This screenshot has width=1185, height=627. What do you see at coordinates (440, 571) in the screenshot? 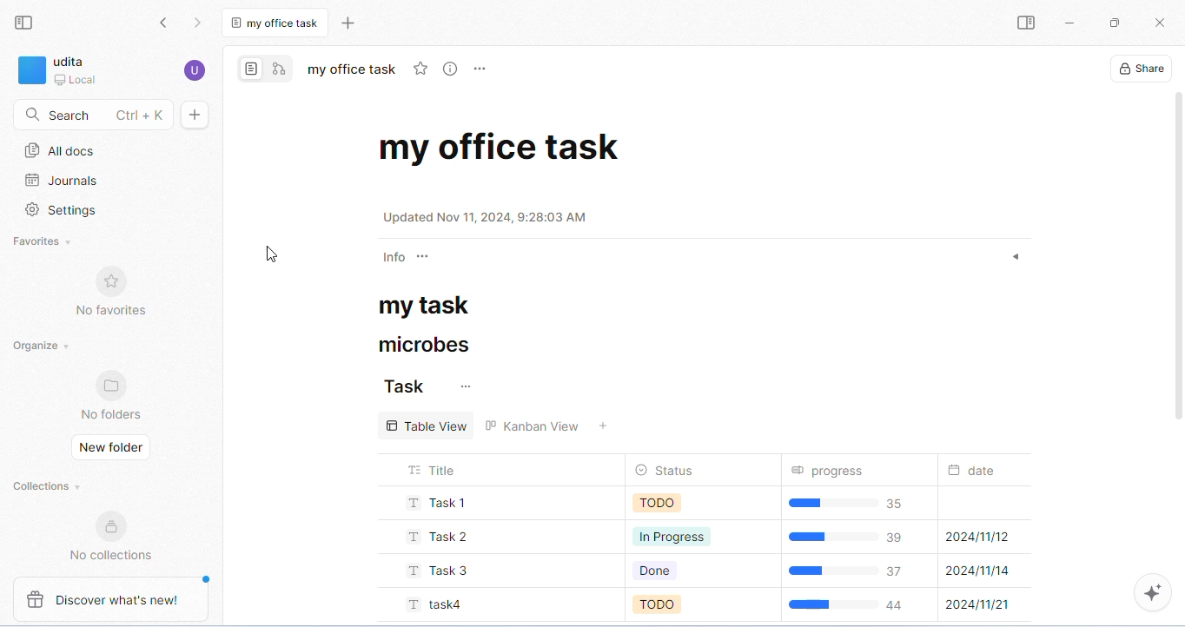
I see `task3` at bounding box center [440, 571].